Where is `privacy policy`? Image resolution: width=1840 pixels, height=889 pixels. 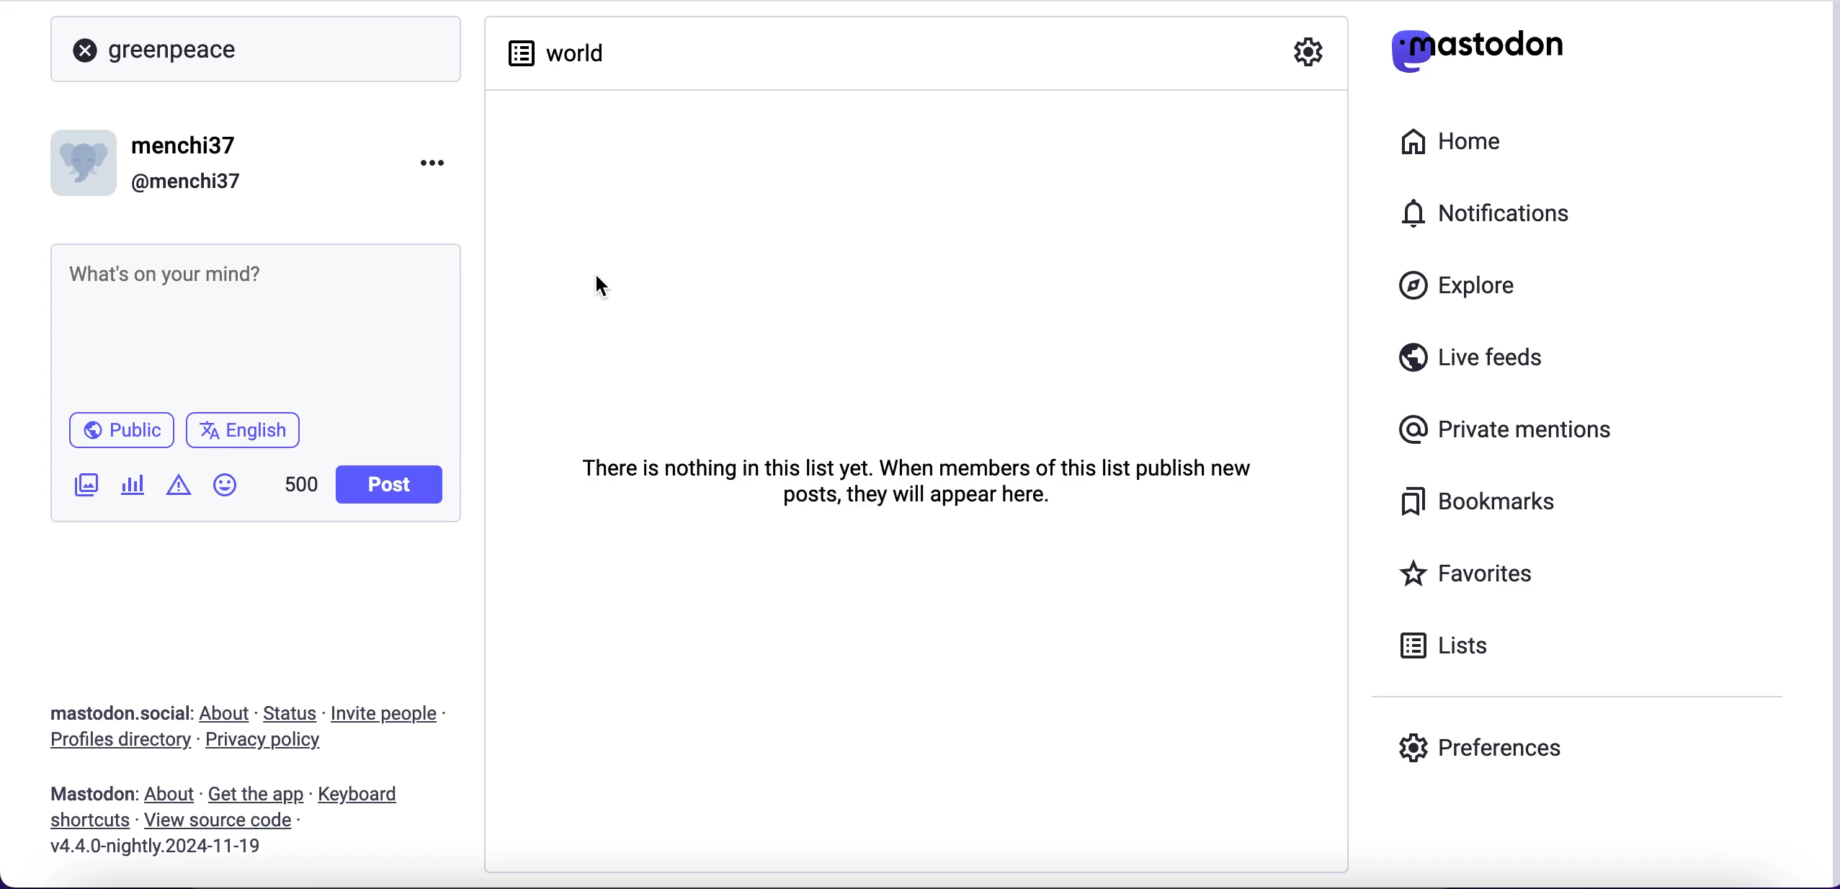
privacy policy is located at coordinates (276, 742).